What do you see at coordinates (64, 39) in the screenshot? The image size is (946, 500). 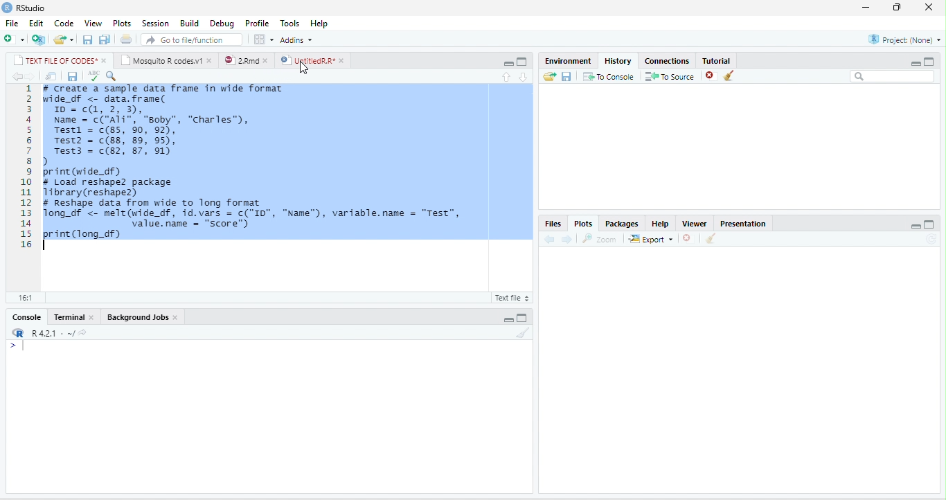 I see `open file` at bounding box center [64, 39].